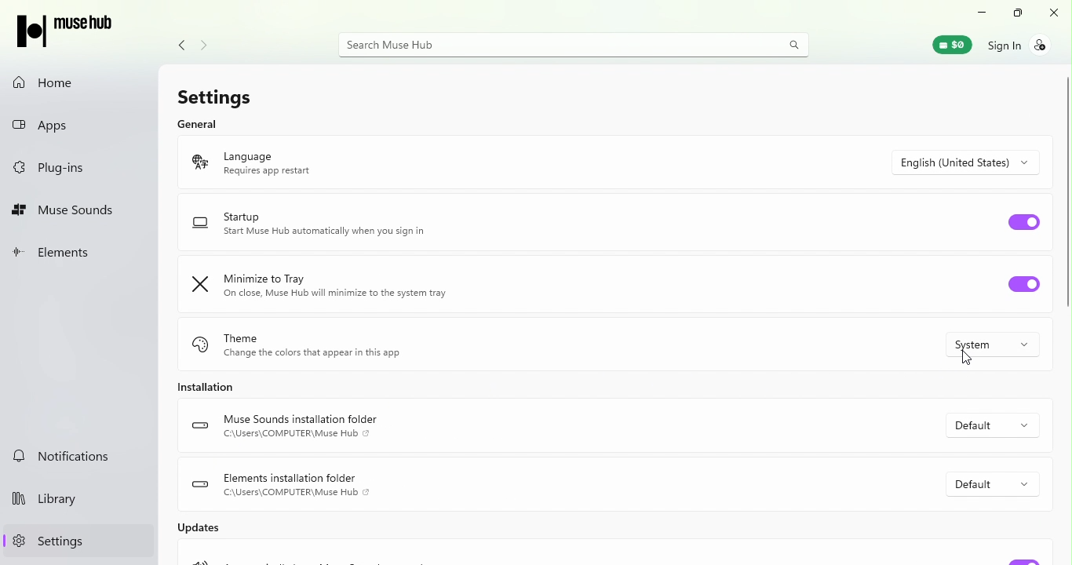 The width and height of the screenshot is (1072, 565). I want to click on Minimize to tray, so click(351, 286).